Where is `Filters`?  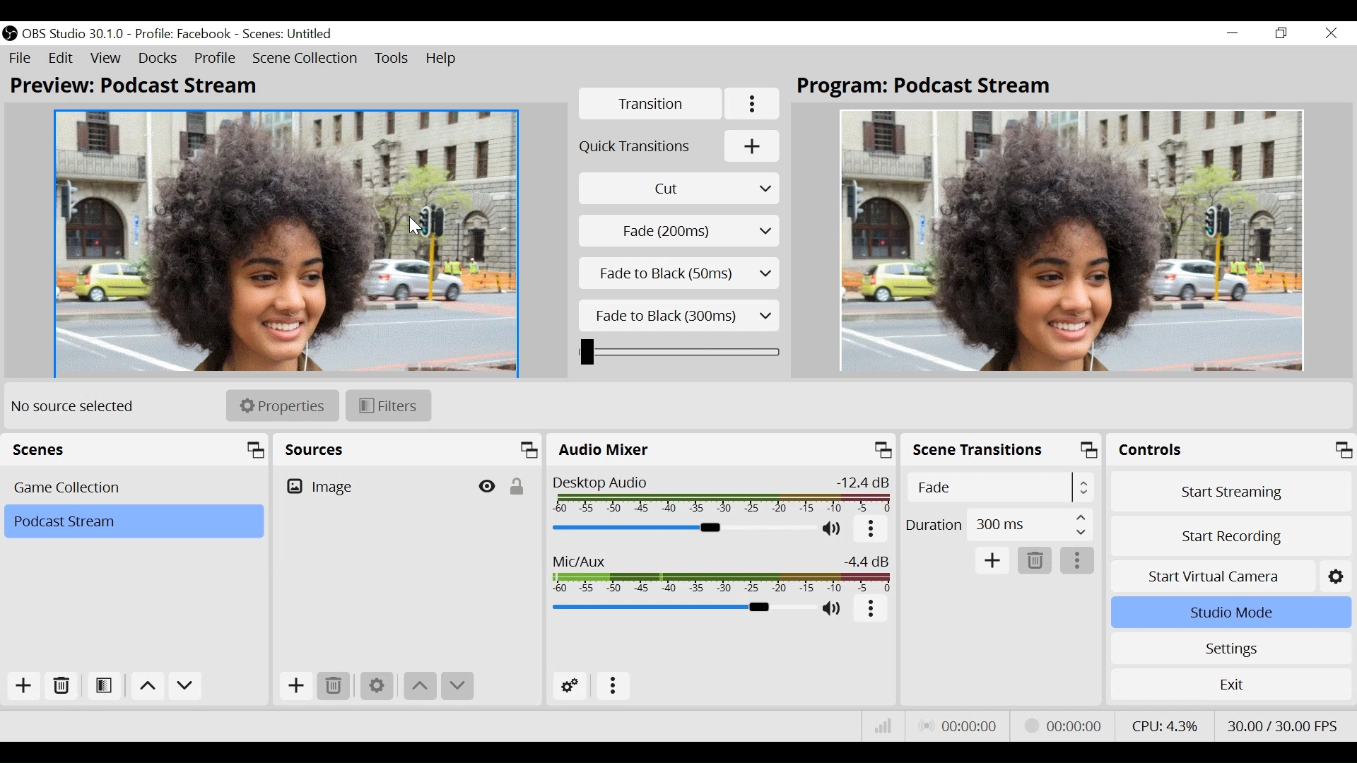 Filters is located at coordinates (389, 406).